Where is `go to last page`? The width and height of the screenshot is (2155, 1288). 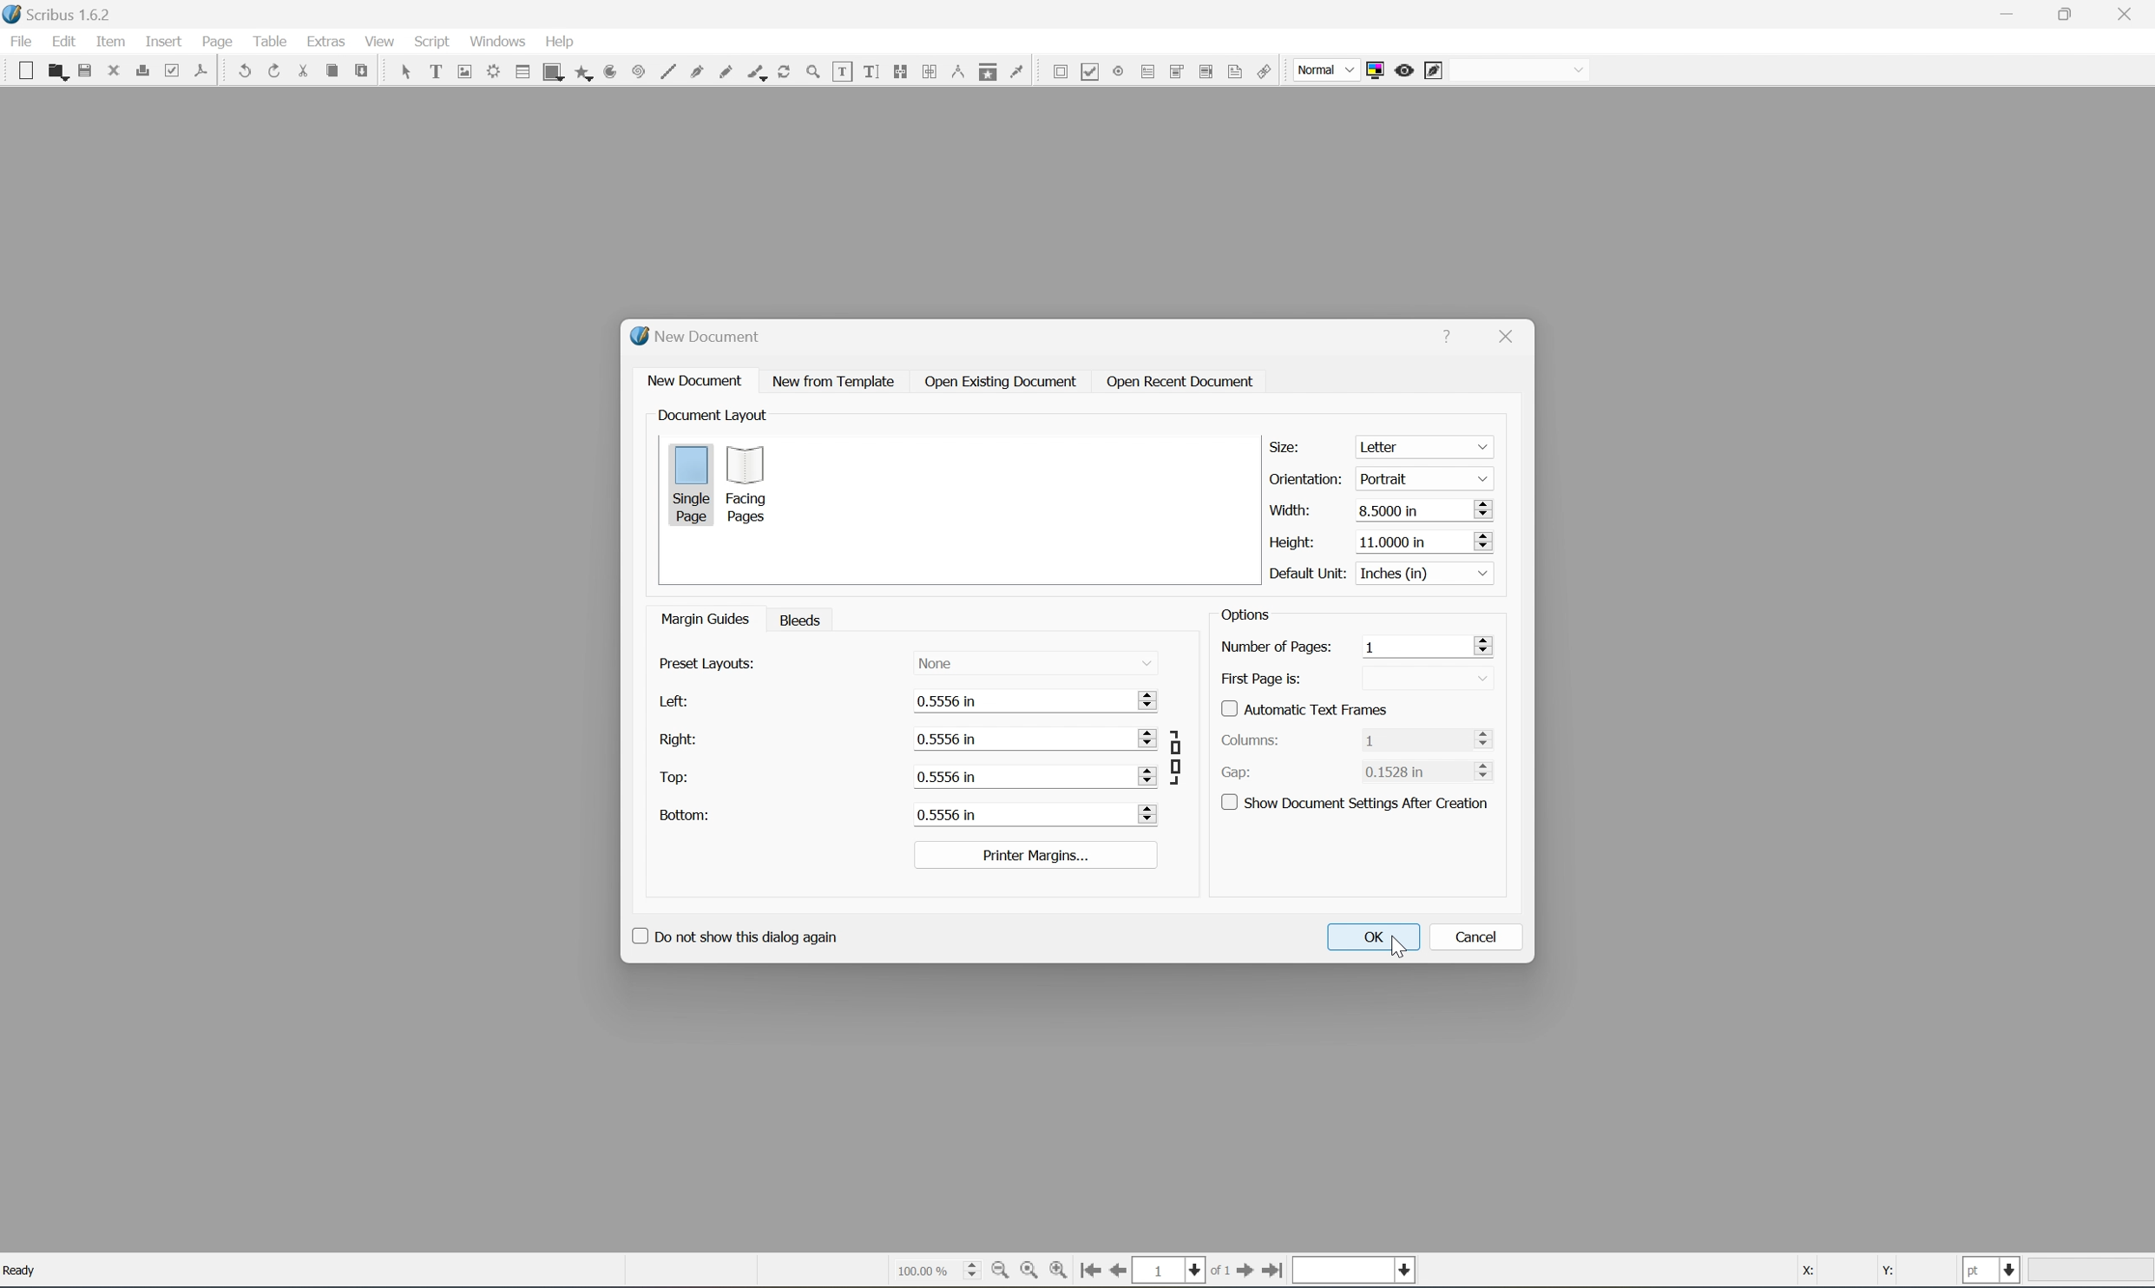
go to last page is located at coordinates (1276, 1272).